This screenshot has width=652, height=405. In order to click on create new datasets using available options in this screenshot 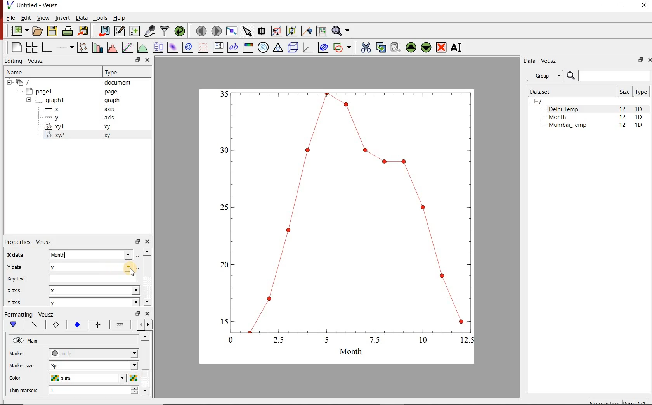, I will do `click(135, 31)`.